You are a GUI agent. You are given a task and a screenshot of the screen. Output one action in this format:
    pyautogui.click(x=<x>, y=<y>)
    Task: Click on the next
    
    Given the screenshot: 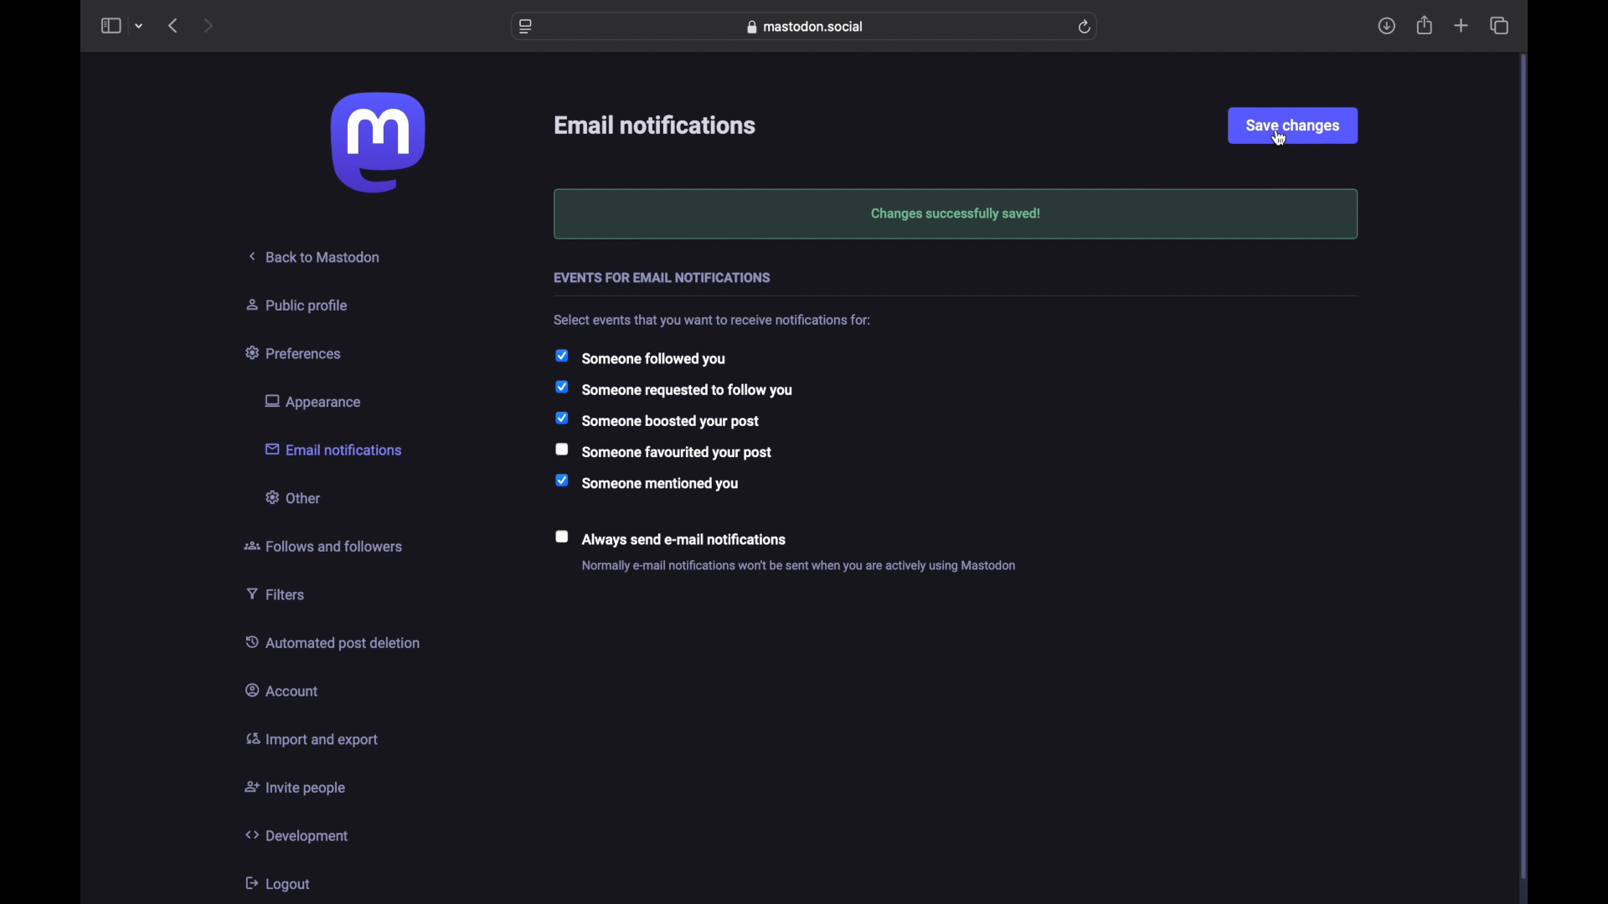 What is the action you would take?
    pyautogui.click(x=210, y=25)
    